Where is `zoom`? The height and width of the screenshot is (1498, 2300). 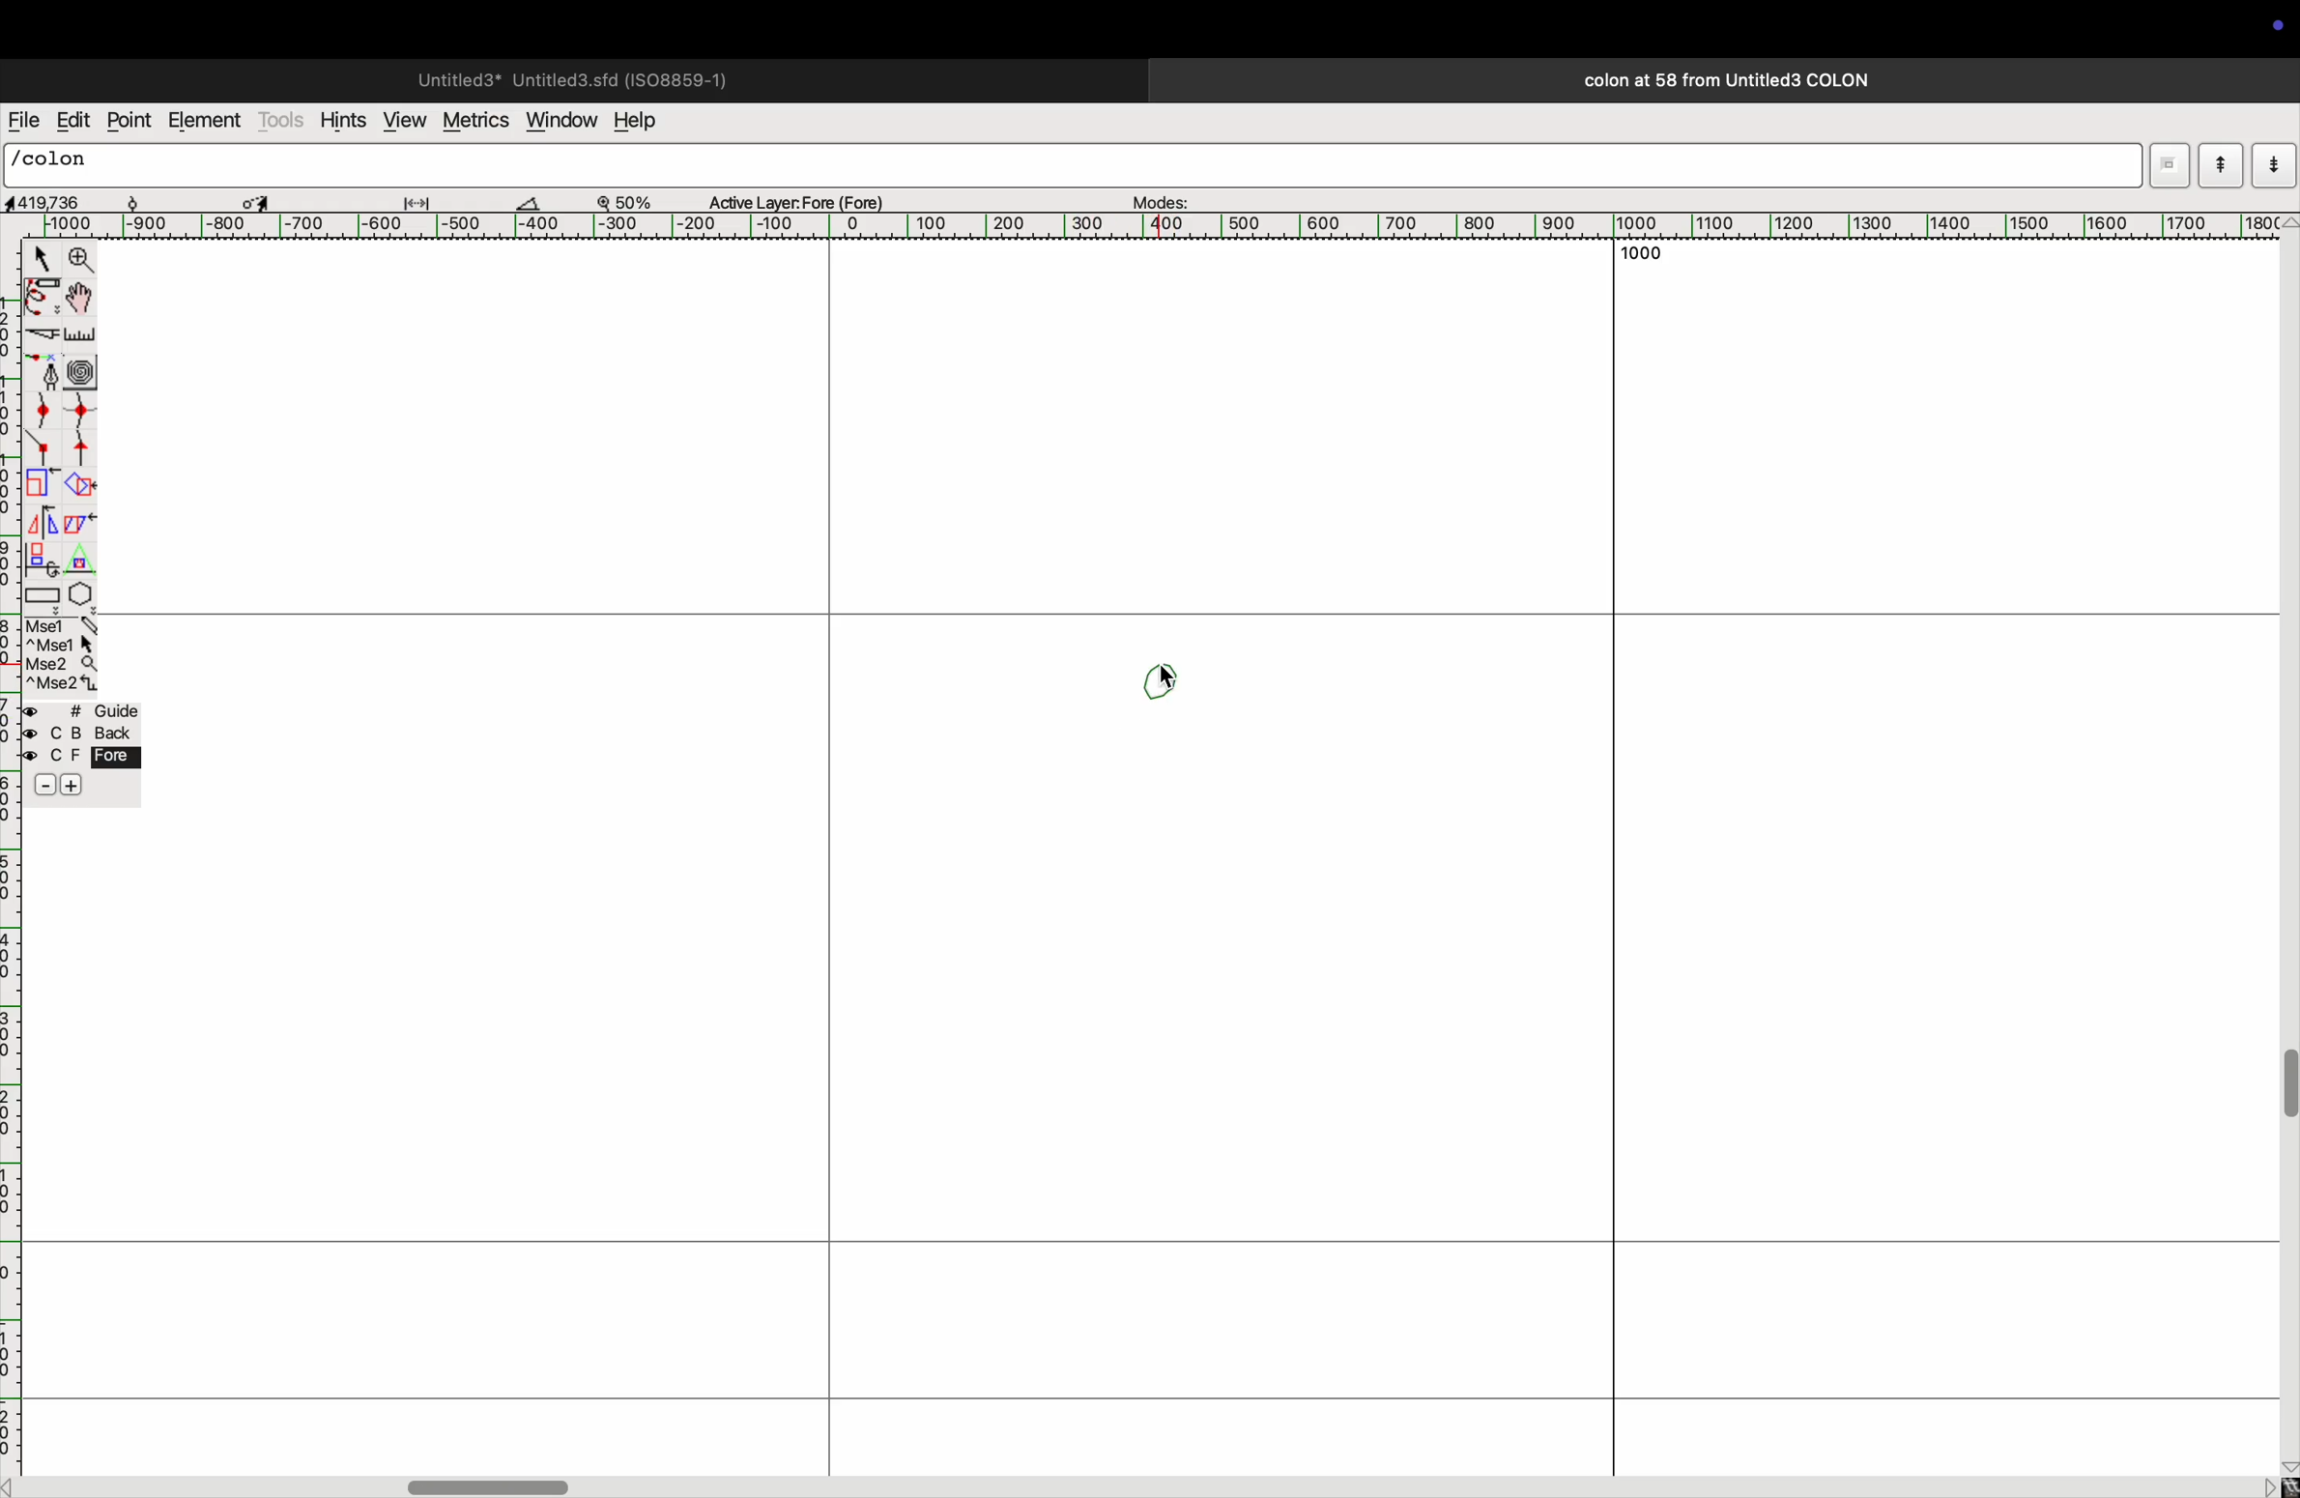 zoom is located at coordinates (82, 260).